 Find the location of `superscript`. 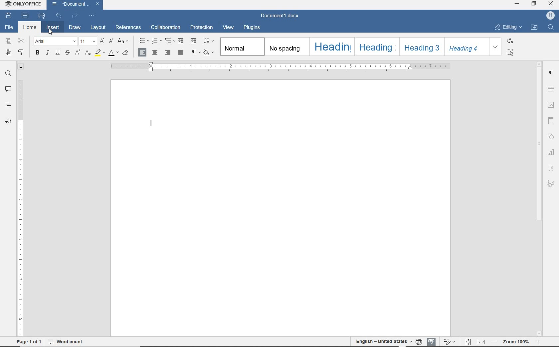

superscript is located at coordinates (77, 52).